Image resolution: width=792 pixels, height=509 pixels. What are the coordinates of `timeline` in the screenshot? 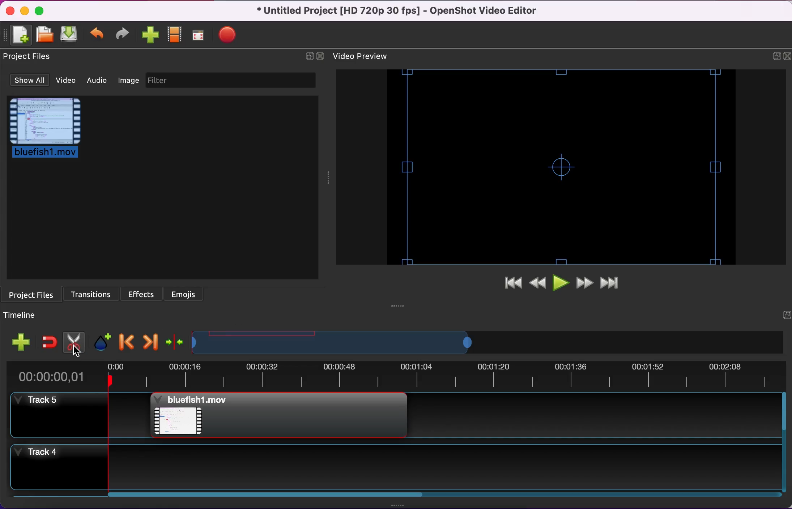 It's located at (24, 316).